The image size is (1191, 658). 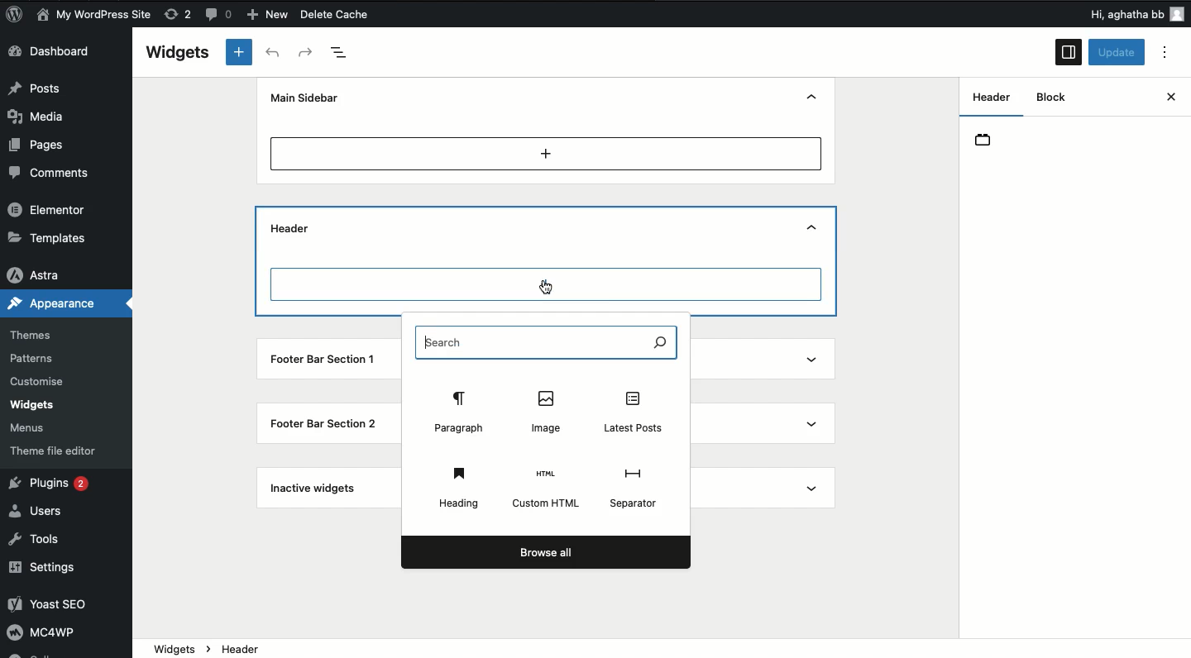 What do you see at coordinates (662, 649) in the screenshot?
I see `widgets` at bounding box center [662, 649].